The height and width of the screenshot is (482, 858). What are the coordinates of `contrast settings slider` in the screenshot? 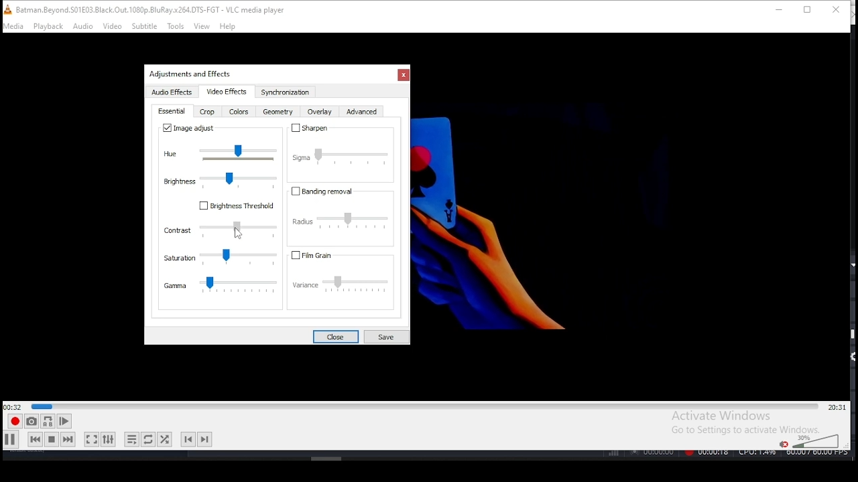 It's located at (221, 230).